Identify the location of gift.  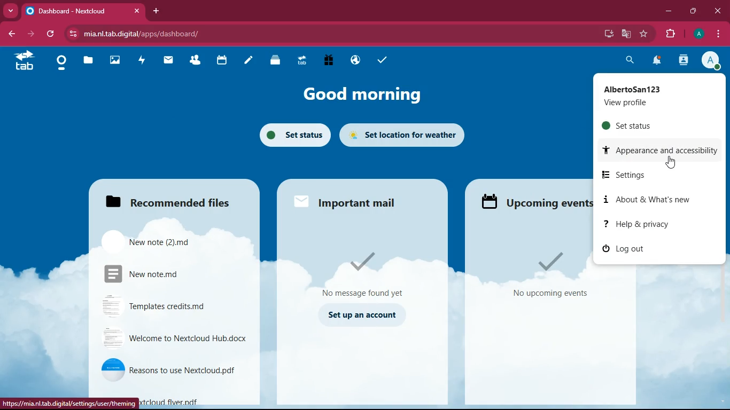
(325, 60).